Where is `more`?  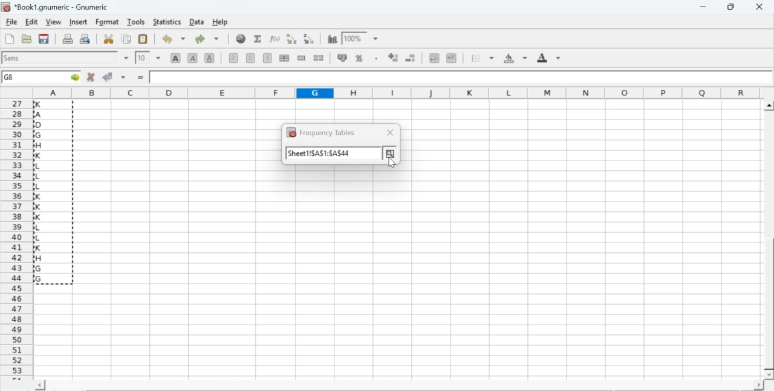 more is located at coordinates (391, 153).